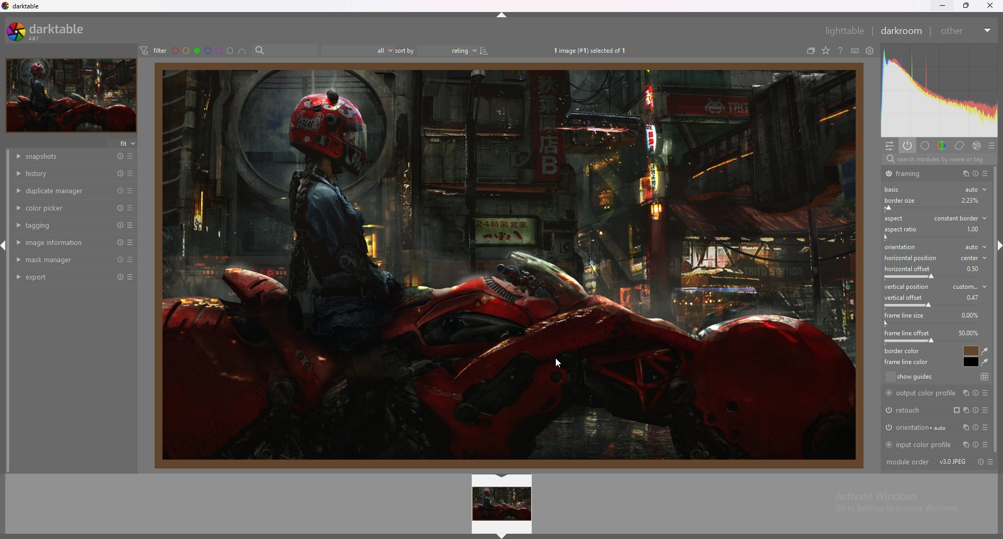 This screenshot has height=539, width=1003. I want to click on show active modules, so click(906, 145).